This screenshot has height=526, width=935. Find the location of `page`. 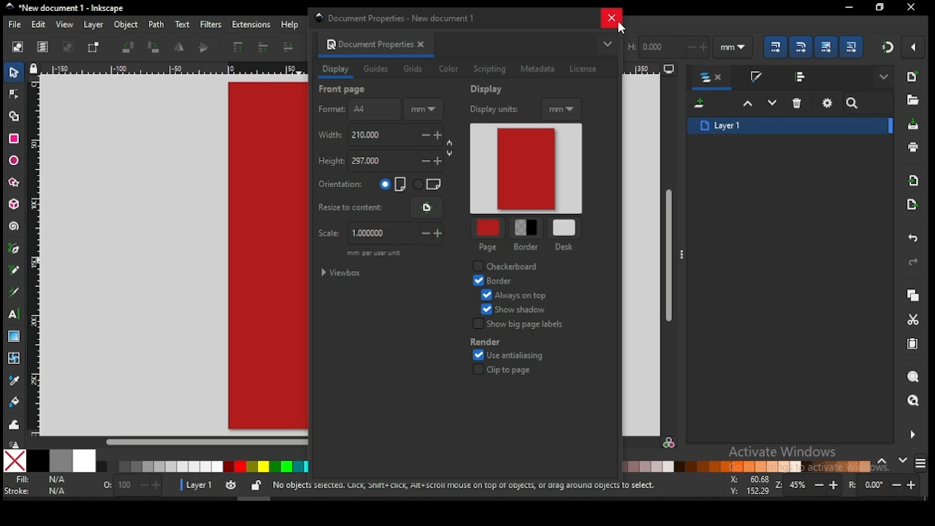

page is located at coordinates (487, 229).